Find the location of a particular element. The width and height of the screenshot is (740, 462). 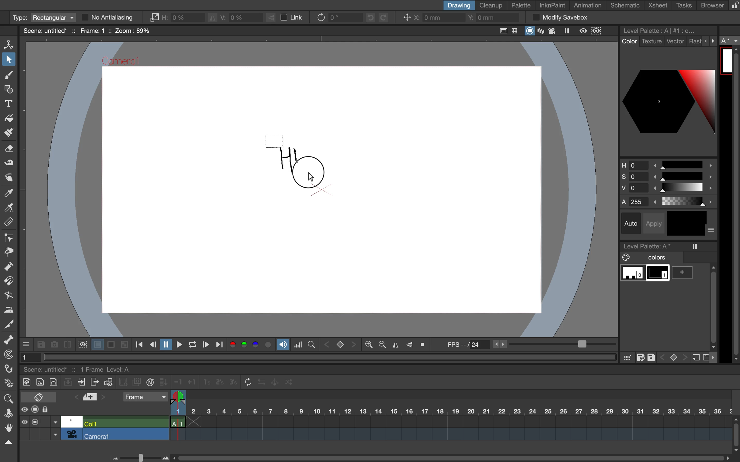

zoom out is located at coordinates (368, 345).